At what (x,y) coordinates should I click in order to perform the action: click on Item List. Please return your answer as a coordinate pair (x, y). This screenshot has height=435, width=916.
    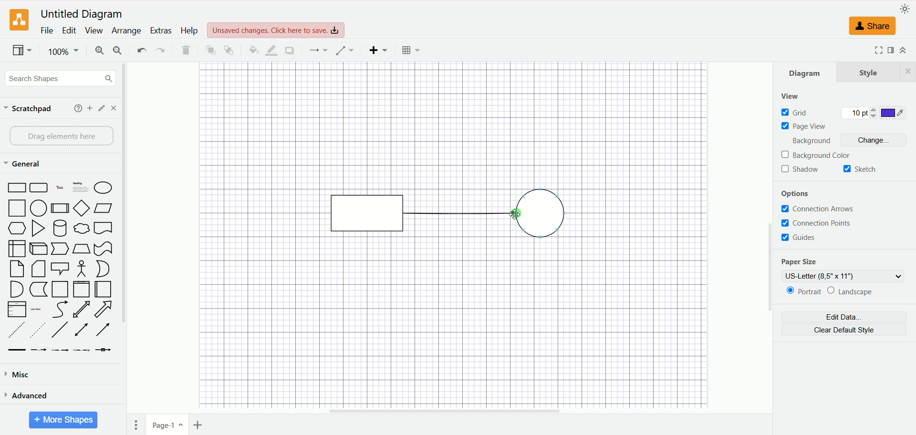
    Looking at the image, I should click on (16, 309).